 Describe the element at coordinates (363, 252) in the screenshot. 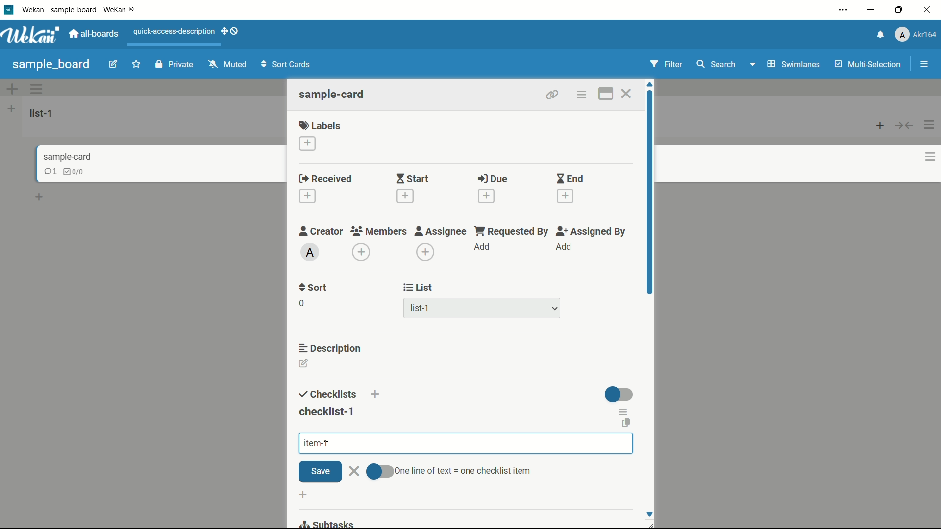

I see `add member` at that location.